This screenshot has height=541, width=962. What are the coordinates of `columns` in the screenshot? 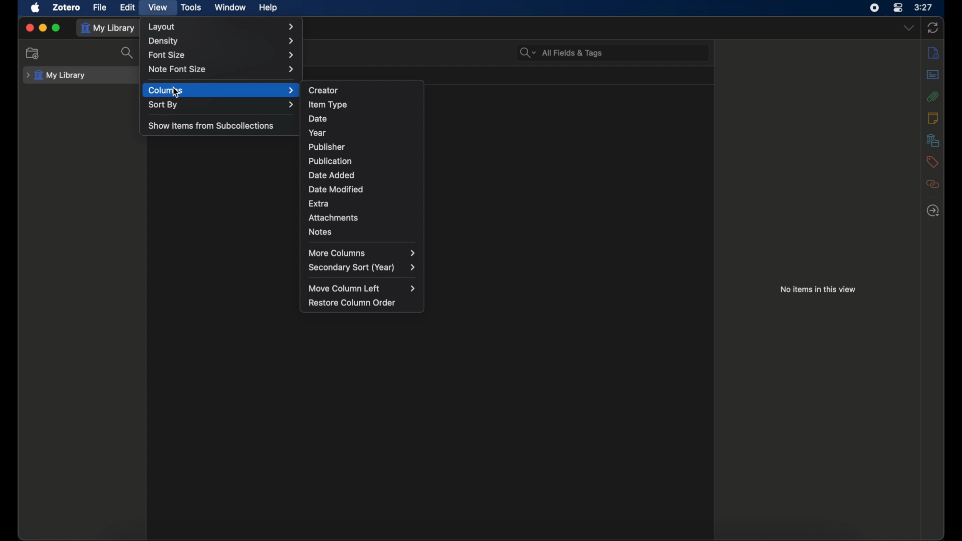 It's located at (221, 91).